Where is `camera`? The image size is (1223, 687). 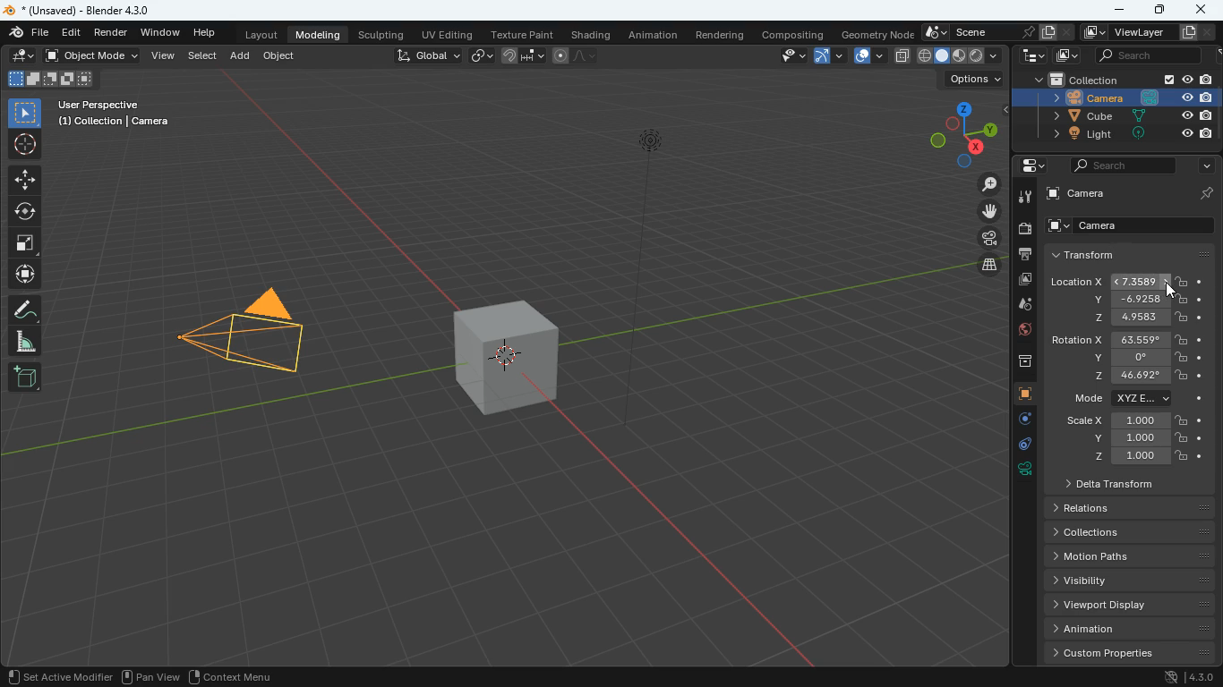
camera is located at coordinates (1118, 194).